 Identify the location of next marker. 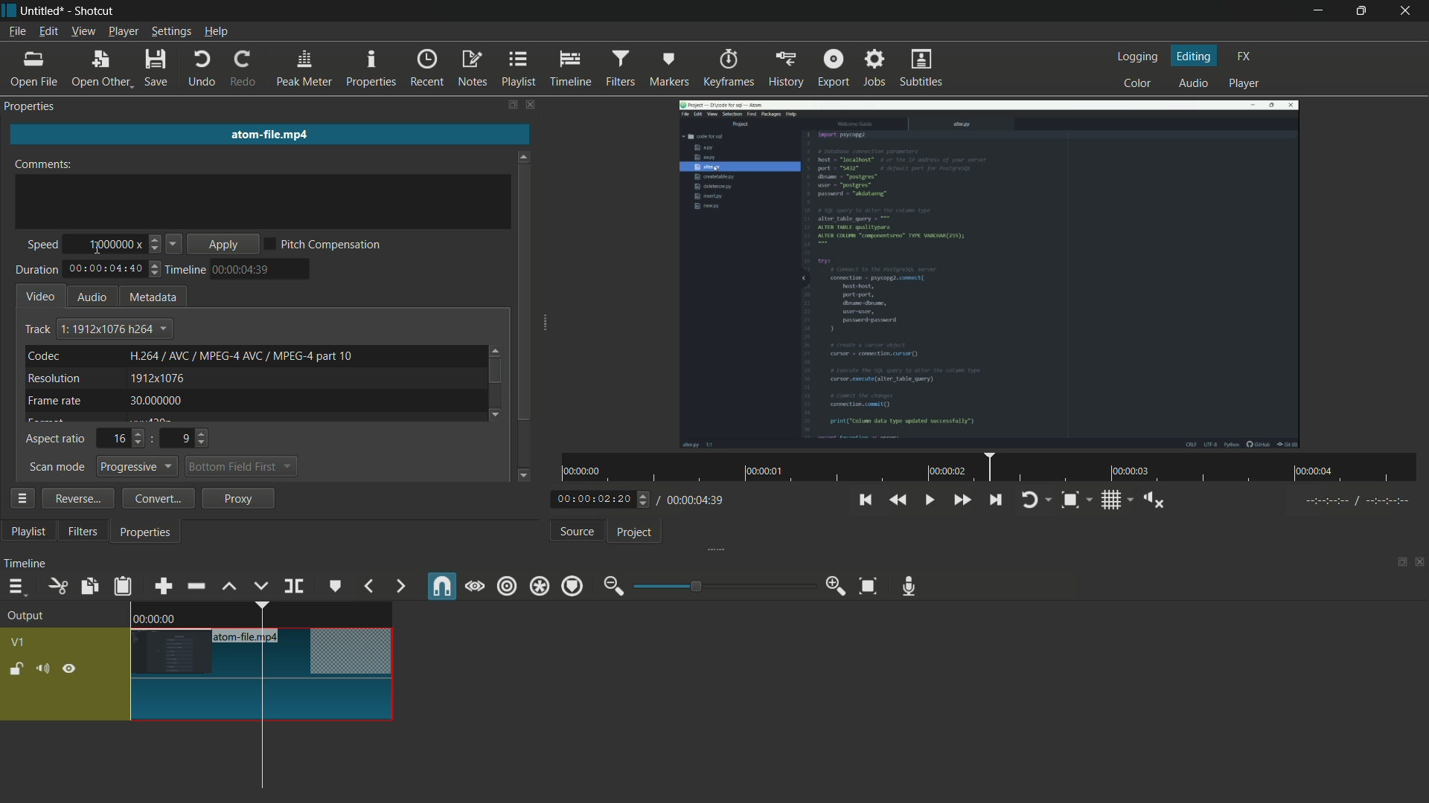
(399, 586).